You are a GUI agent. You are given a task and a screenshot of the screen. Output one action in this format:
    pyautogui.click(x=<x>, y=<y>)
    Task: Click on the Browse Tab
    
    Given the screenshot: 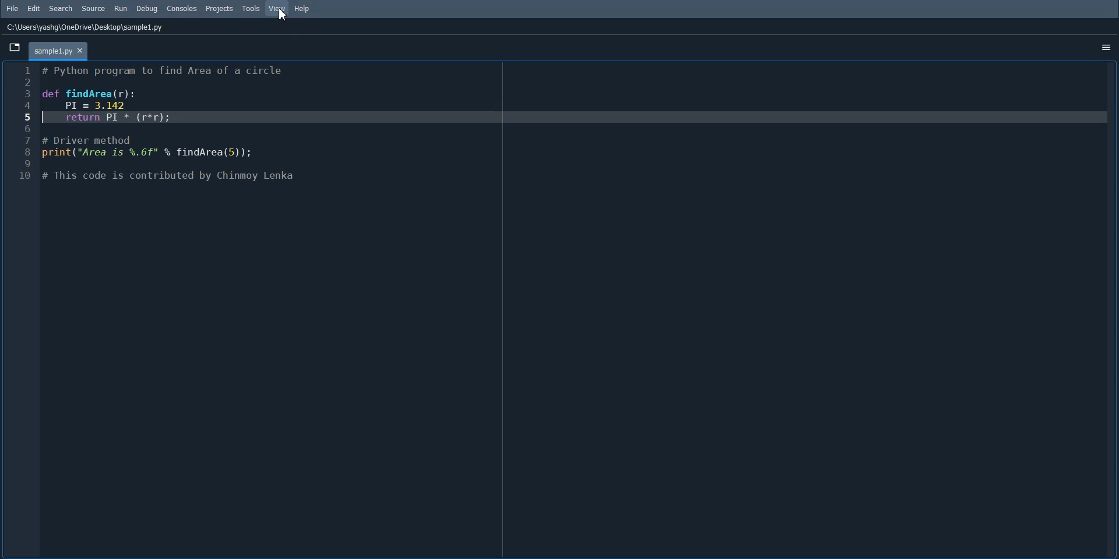 What is the action you would take?
    pyautogui.click(x=13, y=47)
    